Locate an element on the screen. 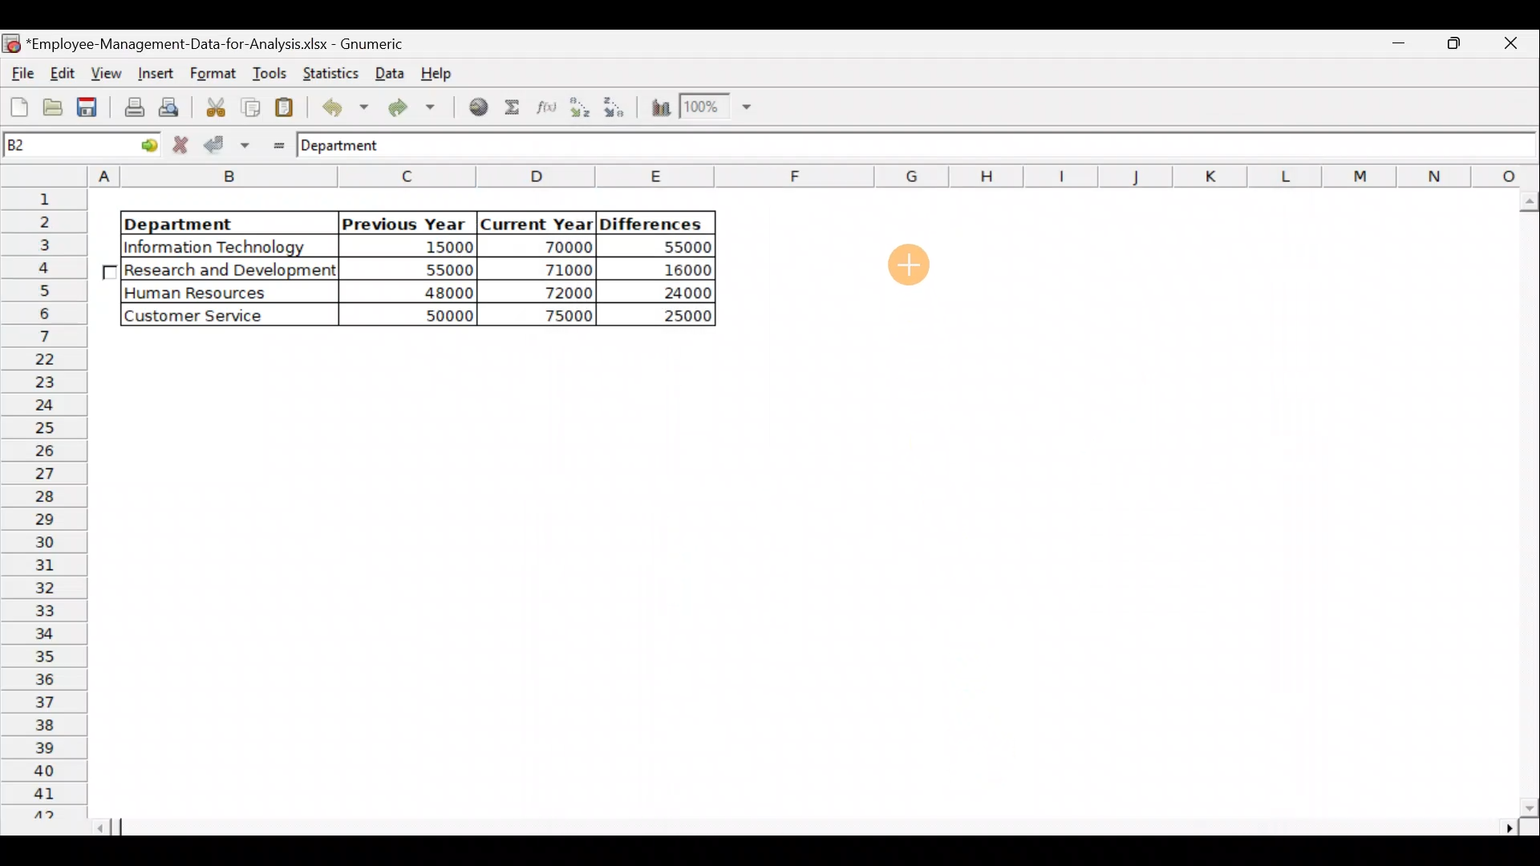 The image size is (1540, 866). Save the current workbook is located at coordinates (88, 108).